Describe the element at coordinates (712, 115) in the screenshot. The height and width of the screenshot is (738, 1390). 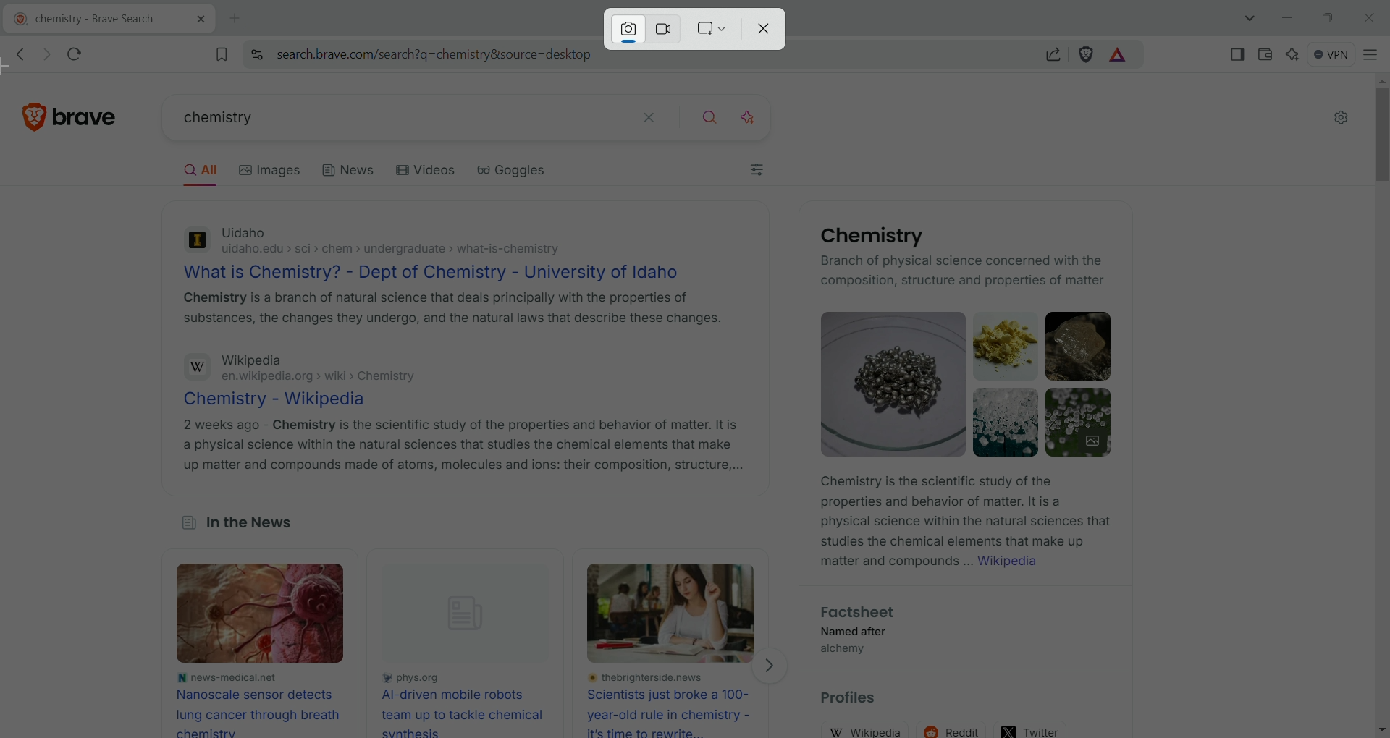
I see `search` at that location.